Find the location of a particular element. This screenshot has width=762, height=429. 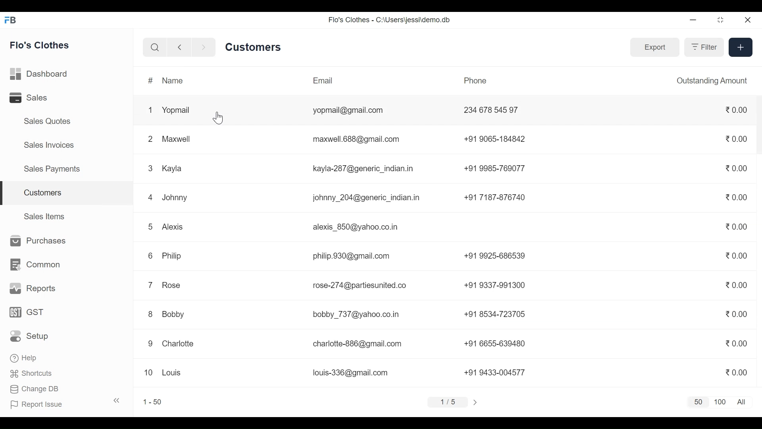

Charlotte is located at coordinates (177, 344).